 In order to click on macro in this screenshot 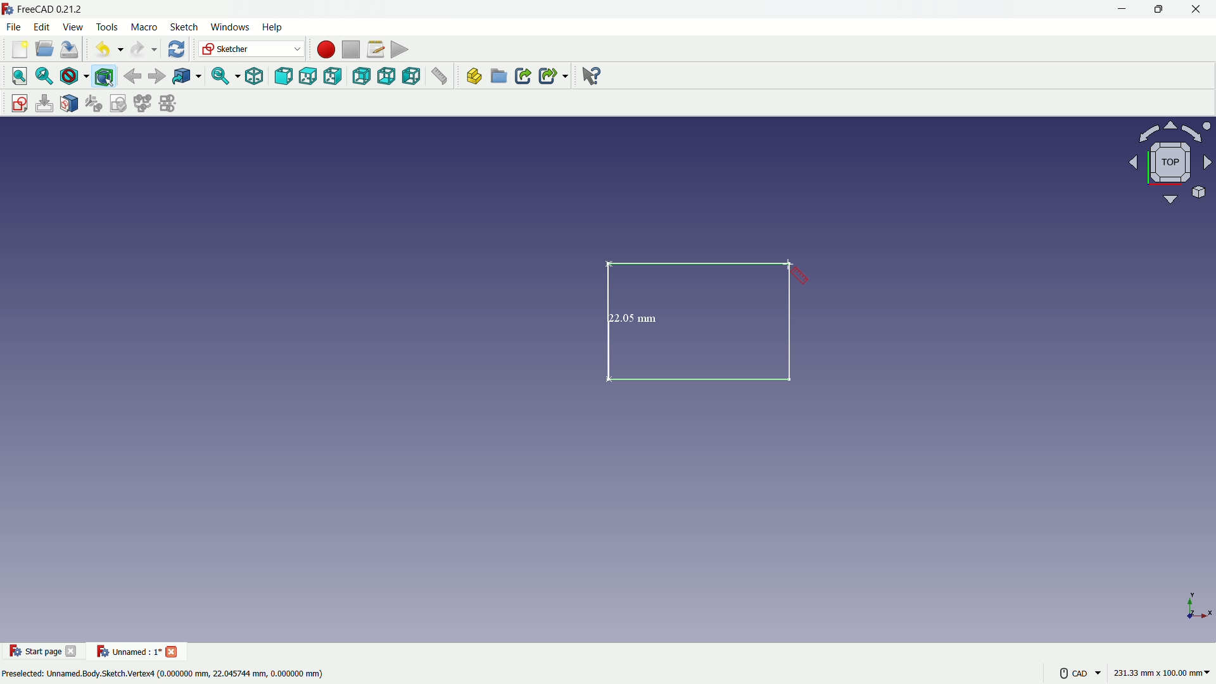, I will do `click(143, 27)`.